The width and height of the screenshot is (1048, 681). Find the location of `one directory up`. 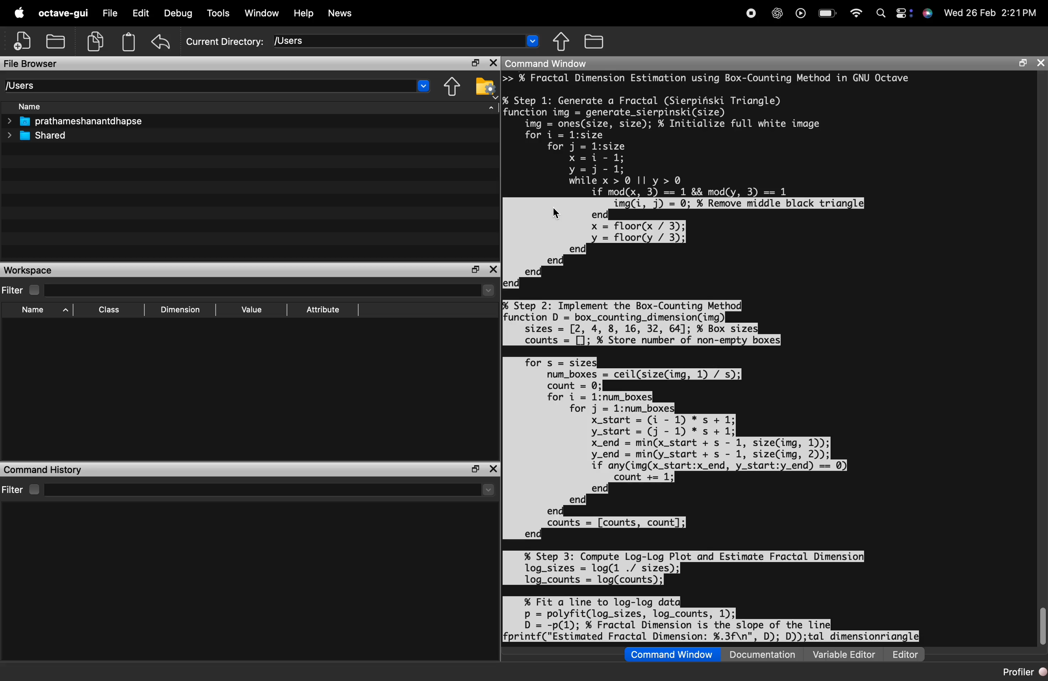

one directory up is located at coordinates (452, 88).